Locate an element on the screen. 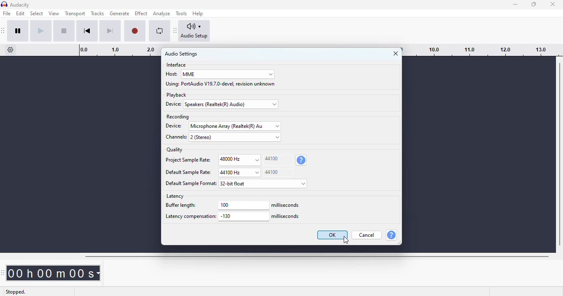 The height and width of the screenshot is (296, 563). transport is located at coordinates (75, 13).